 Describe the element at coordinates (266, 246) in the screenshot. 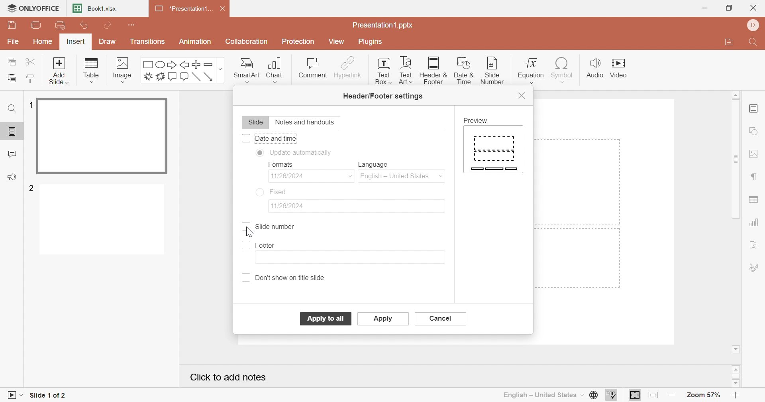

I see `Footer` at that location.